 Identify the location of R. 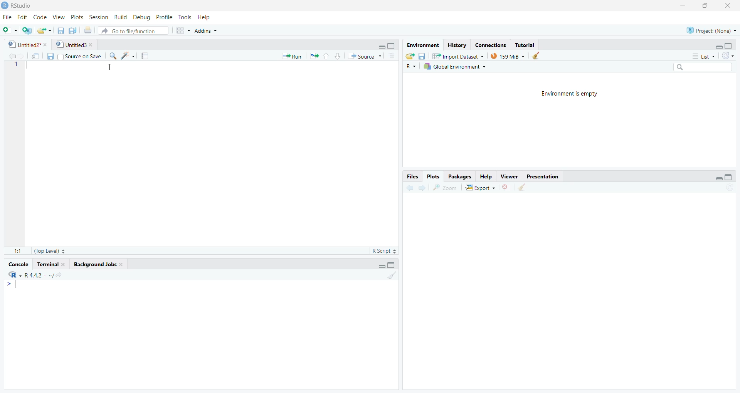
(15, 275).